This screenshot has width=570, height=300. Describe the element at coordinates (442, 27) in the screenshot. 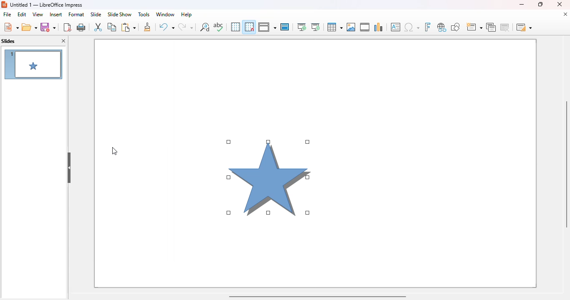

I see `insert hyperlink` at that location.